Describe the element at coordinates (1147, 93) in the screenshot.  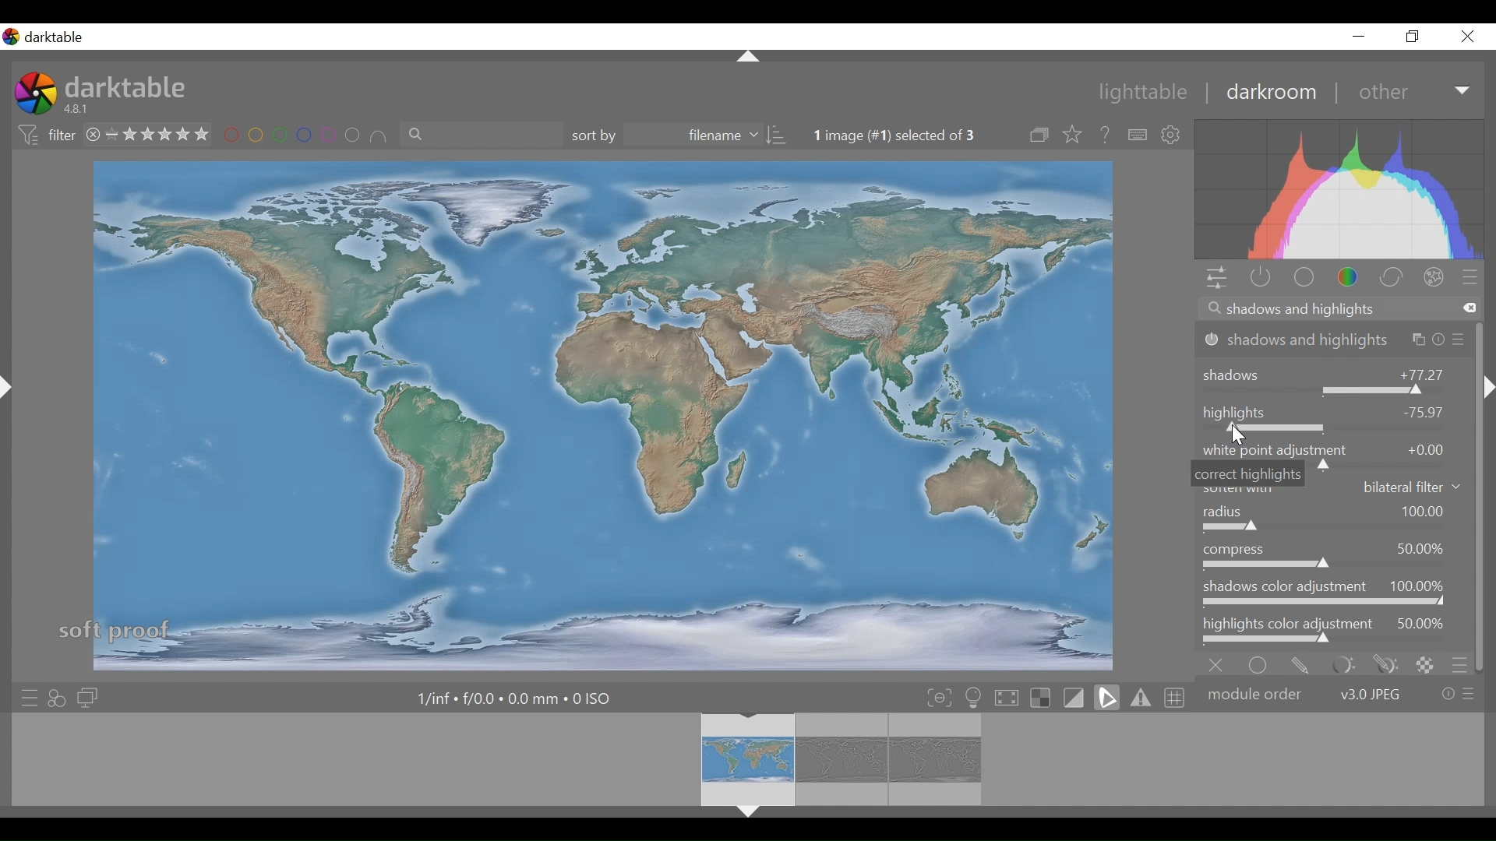
I see `lighttable` at that location.